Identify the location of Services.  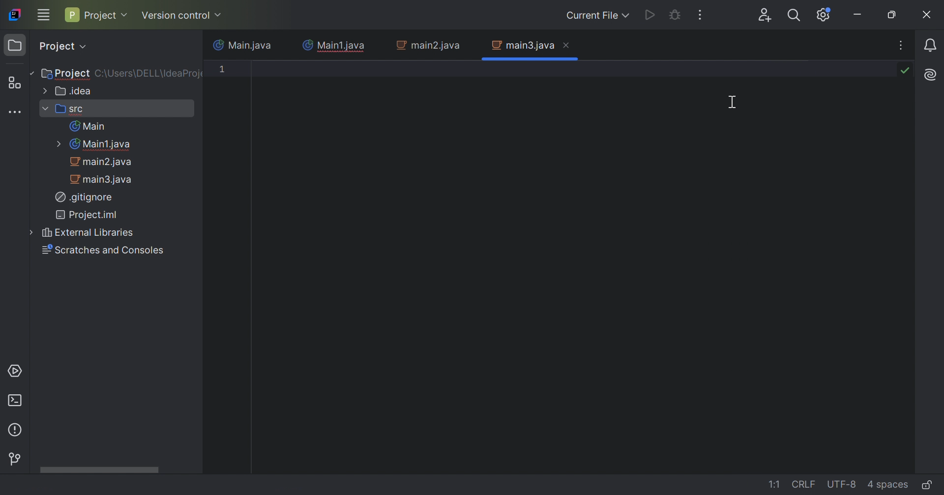
(15, 372).